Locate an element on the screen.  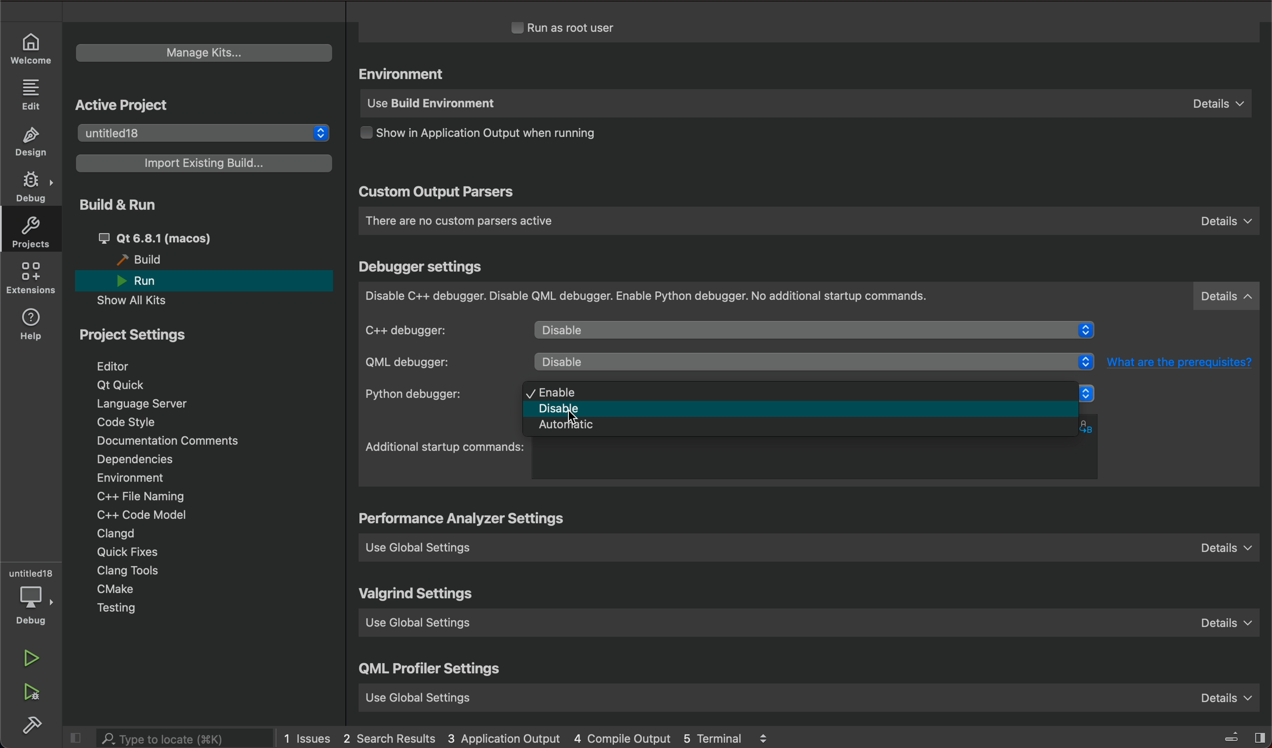
manage kits is located at coordinates (200, 50).